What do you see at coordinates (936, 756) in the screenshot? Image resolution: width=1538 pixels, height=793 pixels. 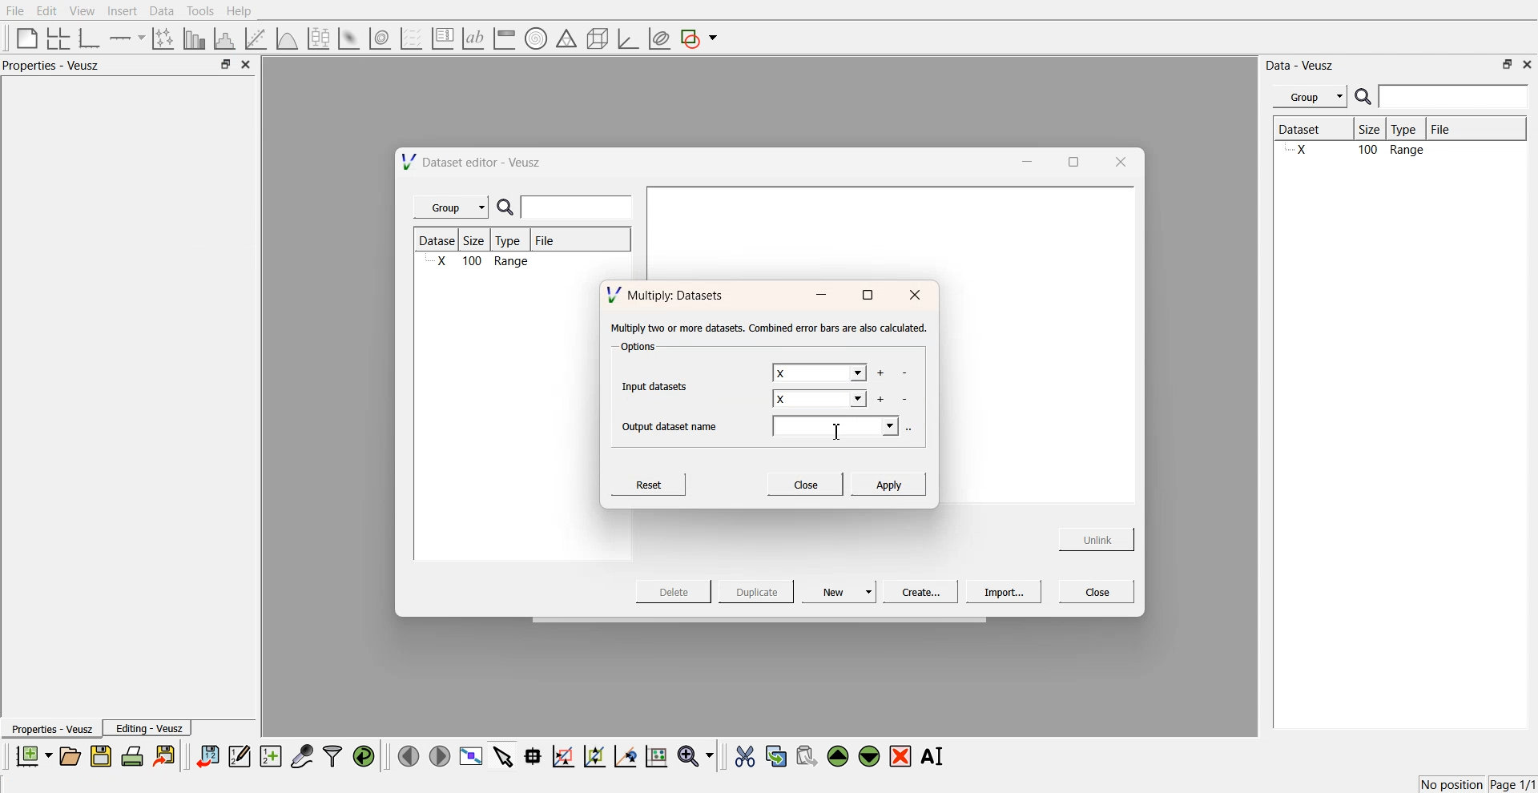 I see `Rename the selected widgets` at bounding box center [936, 756].